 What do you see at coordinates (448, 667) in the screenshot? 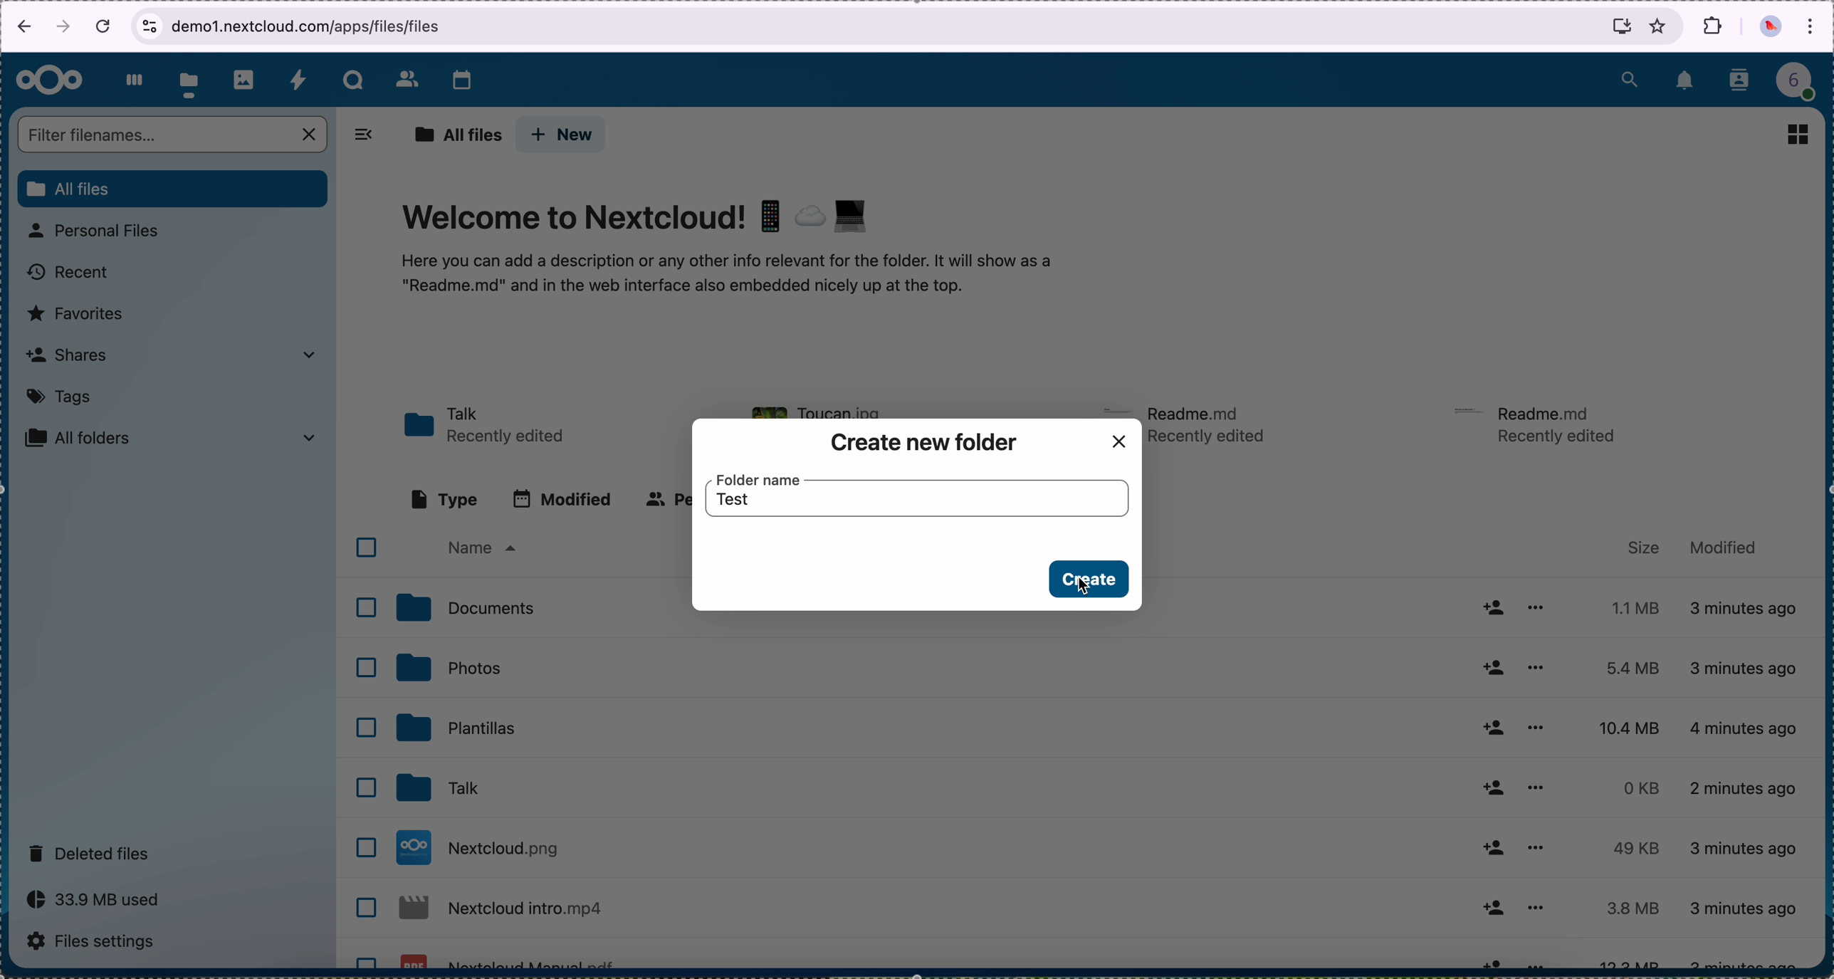
I see `photos` at bounding box center [448, 667].